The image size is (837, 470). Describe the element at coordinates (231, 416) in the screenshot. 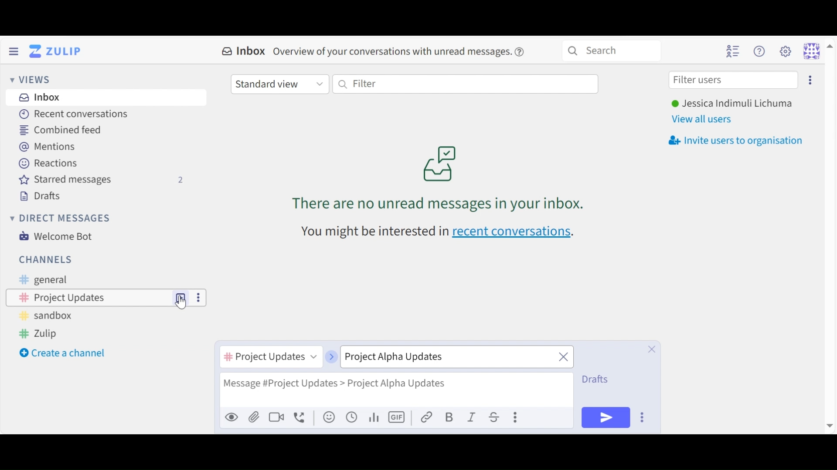

I see `Preview` at that location.